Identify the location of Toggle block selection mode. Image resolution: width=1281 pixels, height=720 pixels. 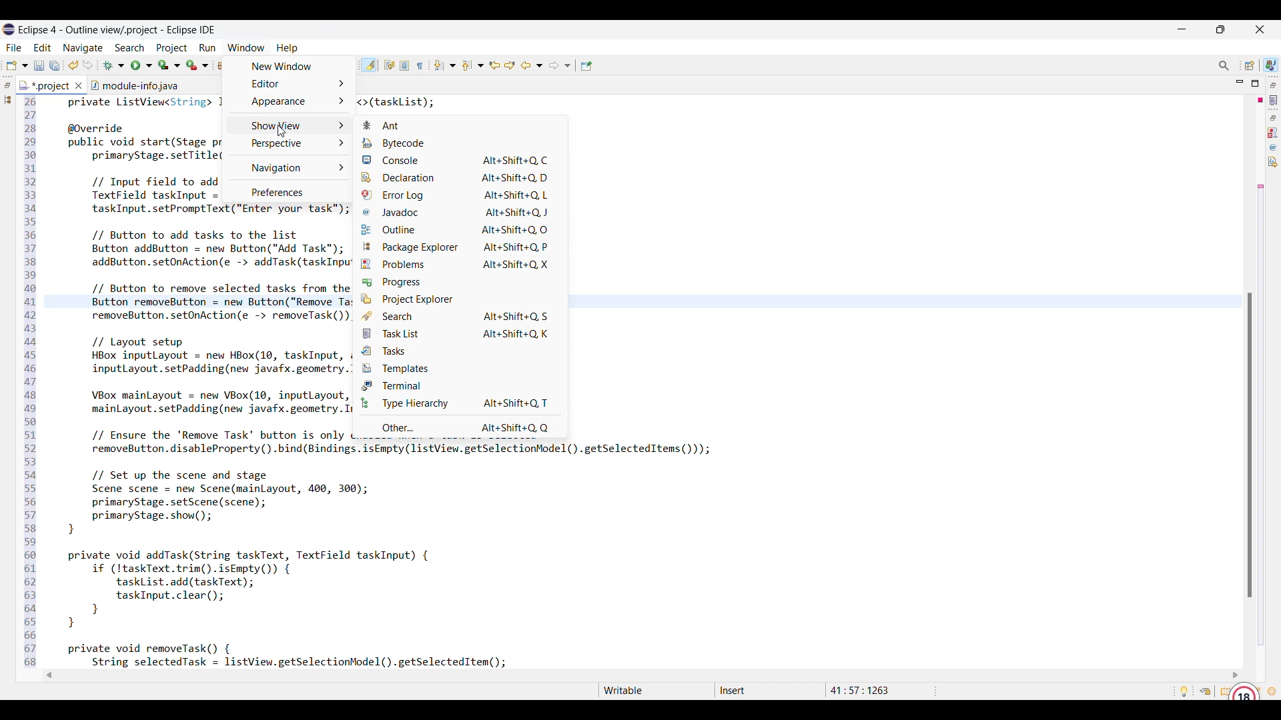
(404, 65).